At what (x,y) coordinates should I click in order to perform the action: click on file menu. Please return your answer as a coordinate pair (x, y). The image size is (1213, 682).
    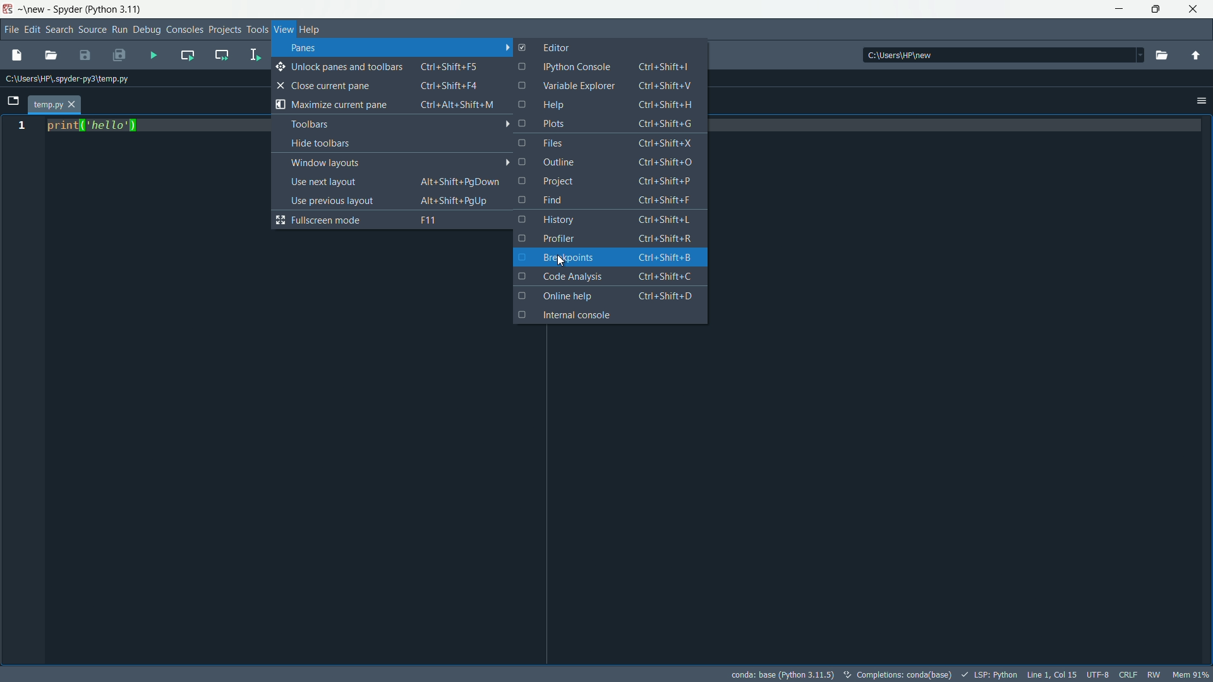
    Looking at the image, I should click on (10, 30).